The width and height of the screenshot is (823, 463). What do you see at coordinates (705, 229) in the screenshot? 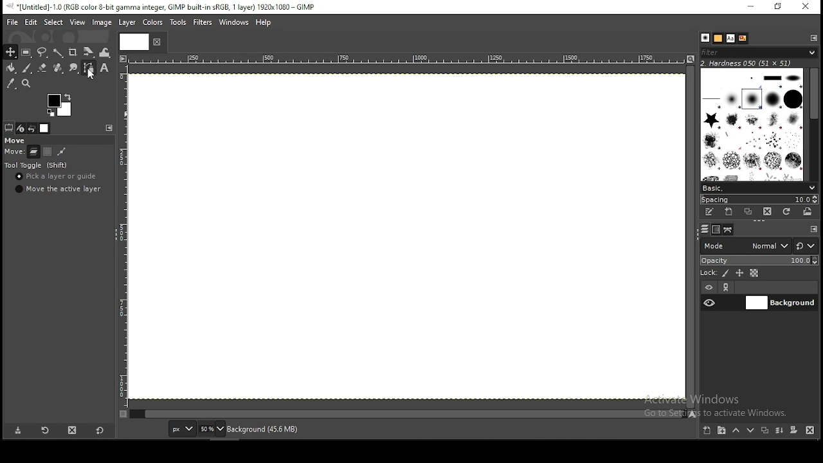
I see `layers` at bounding box center [705, 229].